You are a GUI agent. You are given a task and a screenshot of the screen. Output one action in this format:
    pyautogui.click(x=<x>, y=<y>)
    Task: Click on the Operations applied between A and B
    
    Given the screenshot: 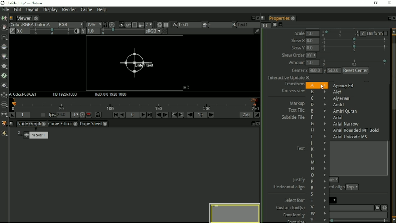 What is the action you would take?
    pyautogui.click(x=205, y=25)
    